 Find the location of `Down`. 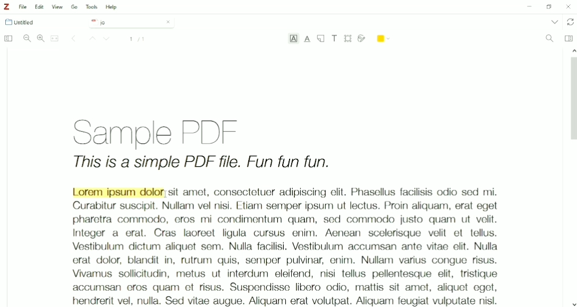

Down is located at coordinates (573, 303).